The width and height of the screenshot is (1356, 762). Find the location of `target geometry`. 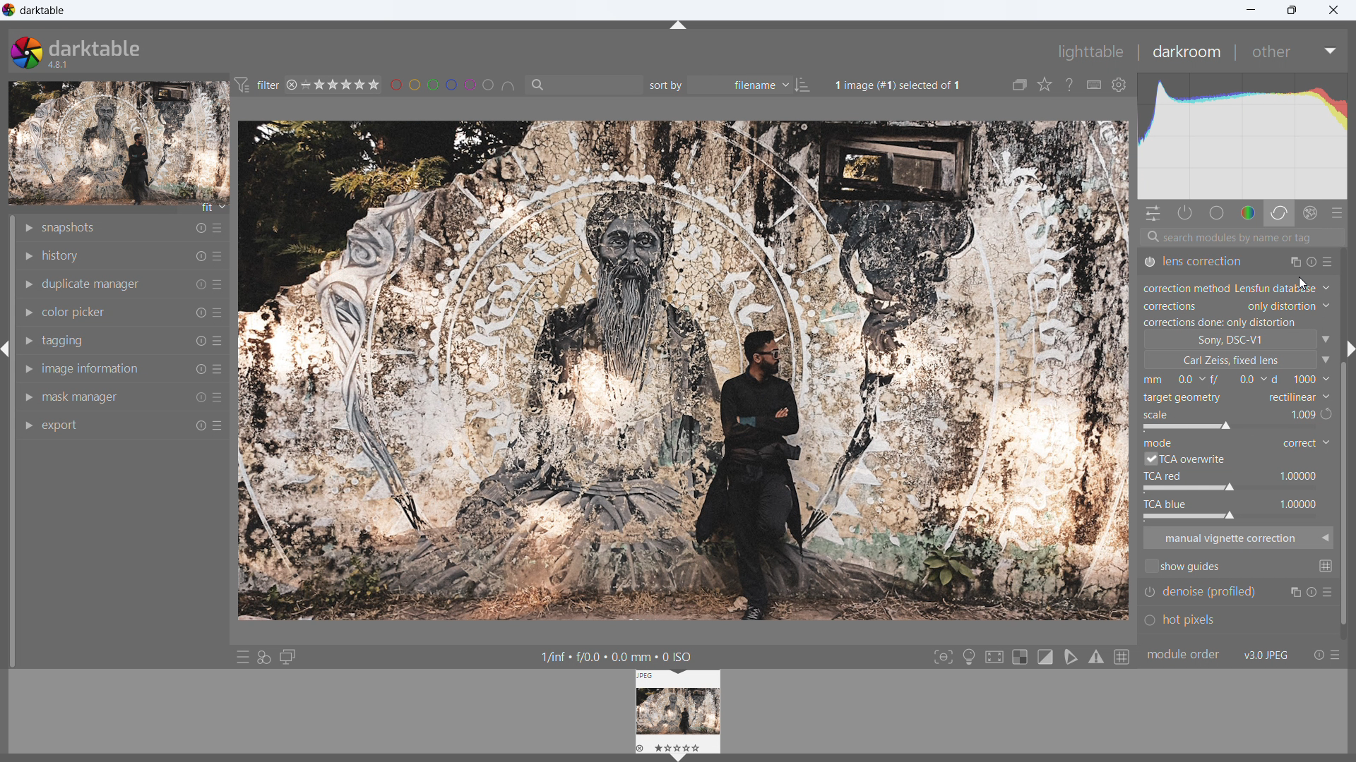

target geometry is located at coordinates (1294, 397).